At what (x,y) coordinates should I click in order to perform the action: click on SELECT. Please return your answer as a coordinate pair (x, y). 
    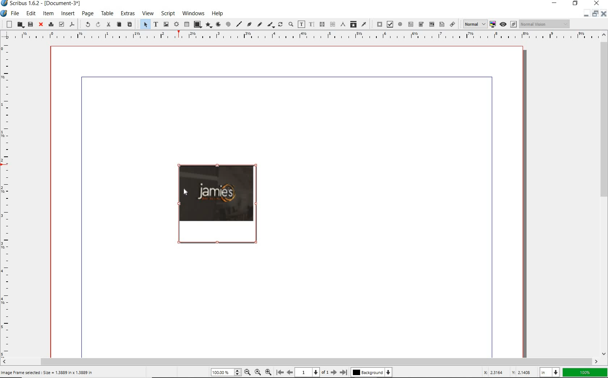
    Looking at the image, I should click on (145, 24).